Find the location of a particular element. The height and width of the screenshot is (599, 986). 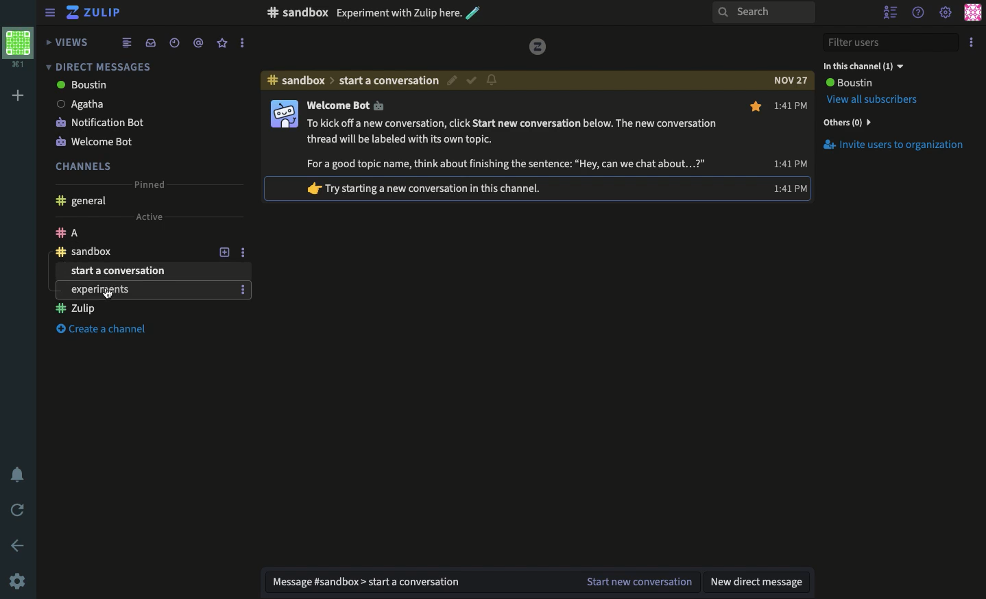

Zulip is located at coordinates (96, 14).